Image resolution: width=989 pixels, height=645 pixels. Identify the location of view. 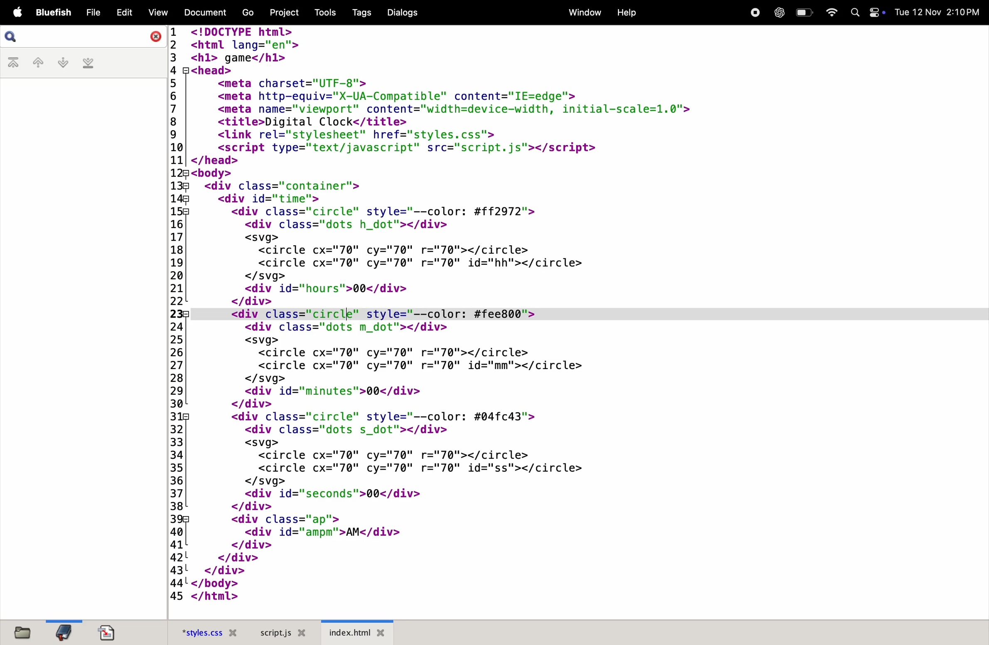
(157, 12).